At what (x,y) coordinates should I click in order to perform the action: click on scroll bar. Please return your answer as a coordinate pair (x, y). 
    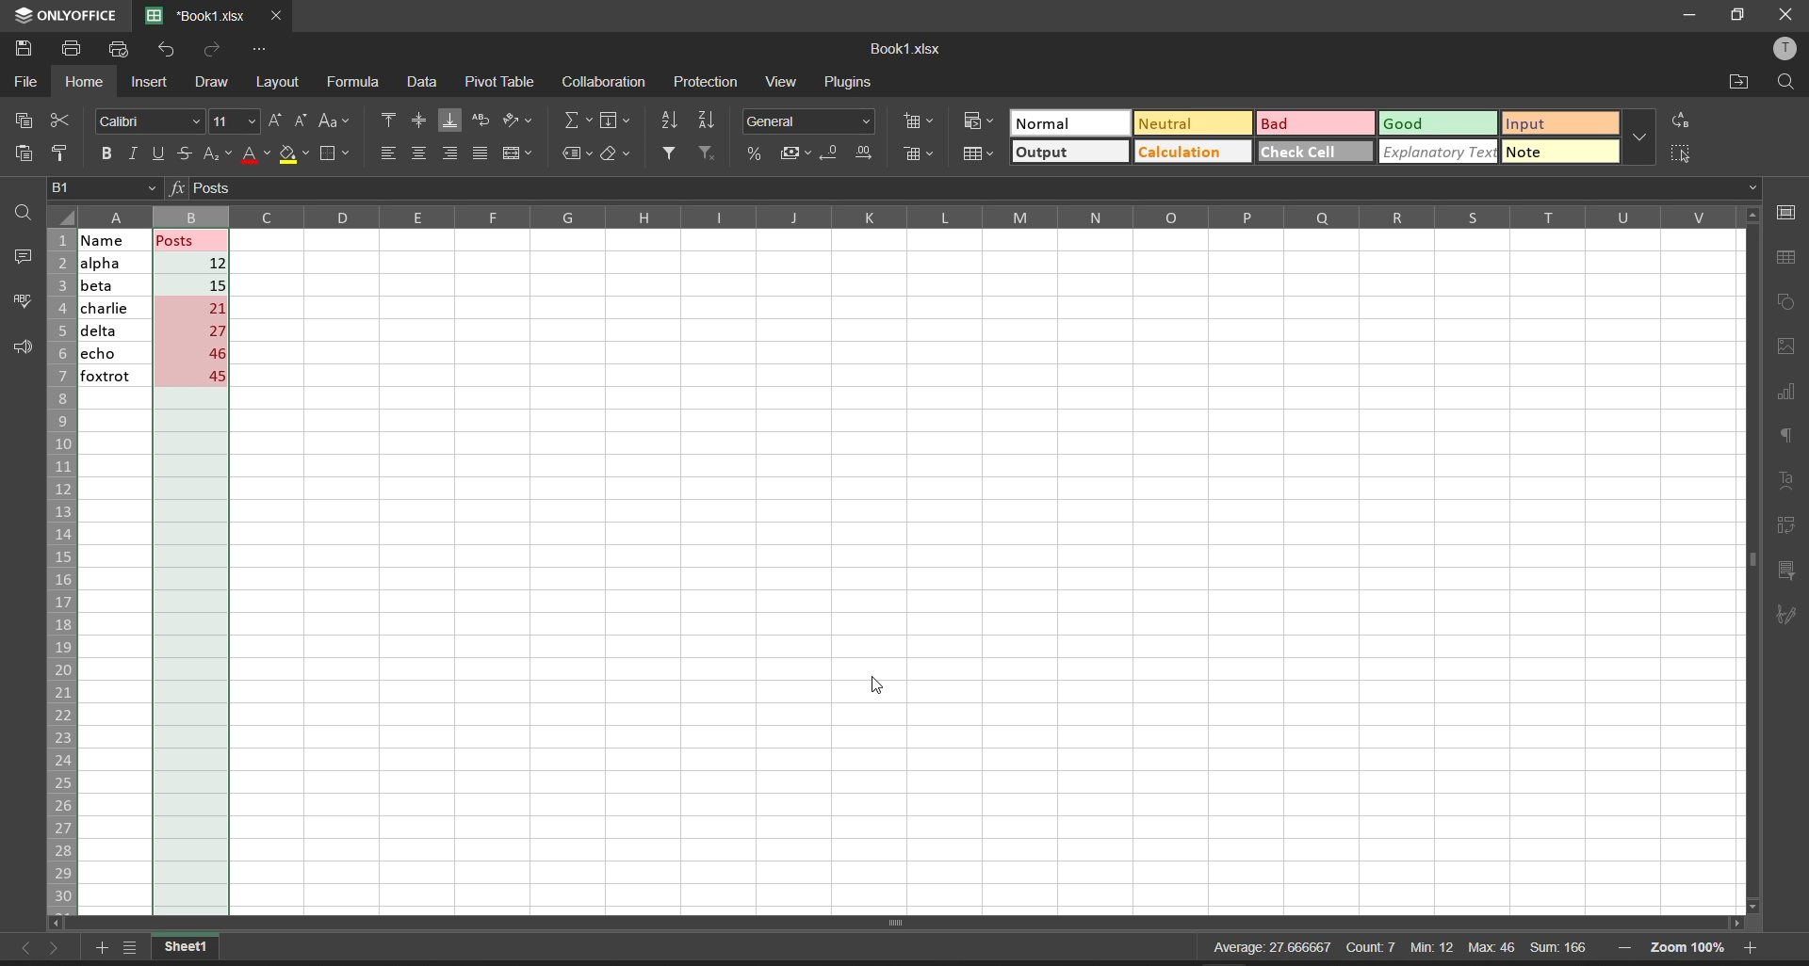
    Looking at the image, I should click on (905, 914).